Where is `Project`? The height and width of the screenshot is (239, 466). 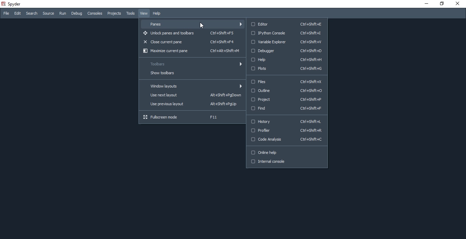
Project is located at coordinates (287, 99).